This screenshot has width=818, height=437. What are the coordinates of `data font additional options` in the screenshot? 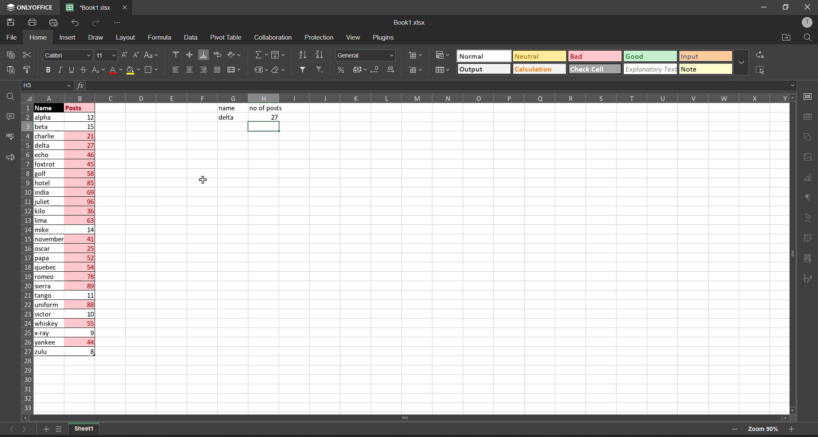 It's located at (741, 60).